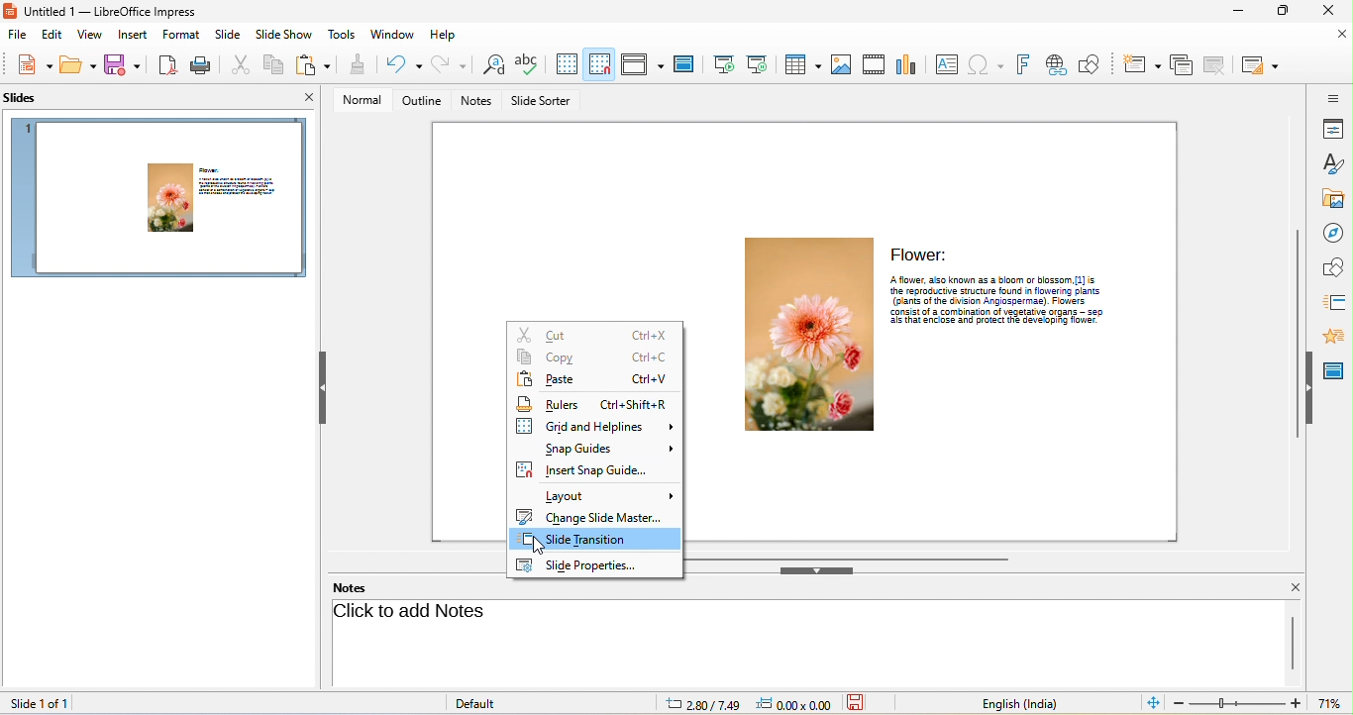  Describe the element at coordinates (78, 67) in the screenshot. I see `save` at that location.